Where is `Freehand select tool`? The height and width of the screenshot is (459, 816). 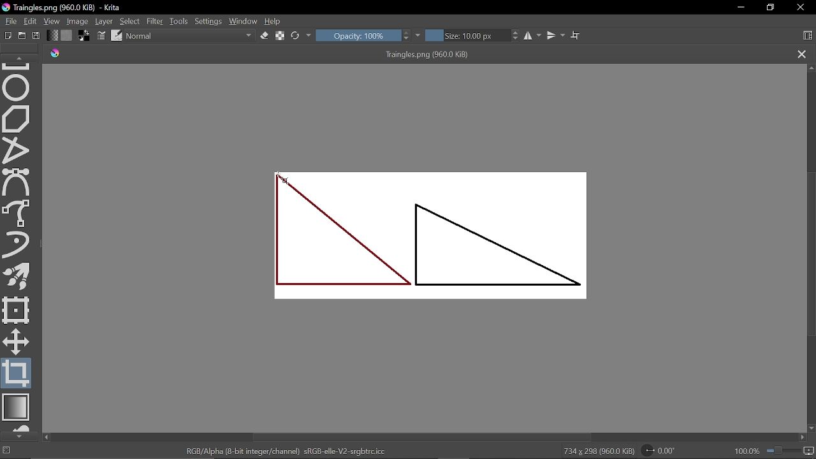
Freehand select tool is located at coordinates (18, 212).